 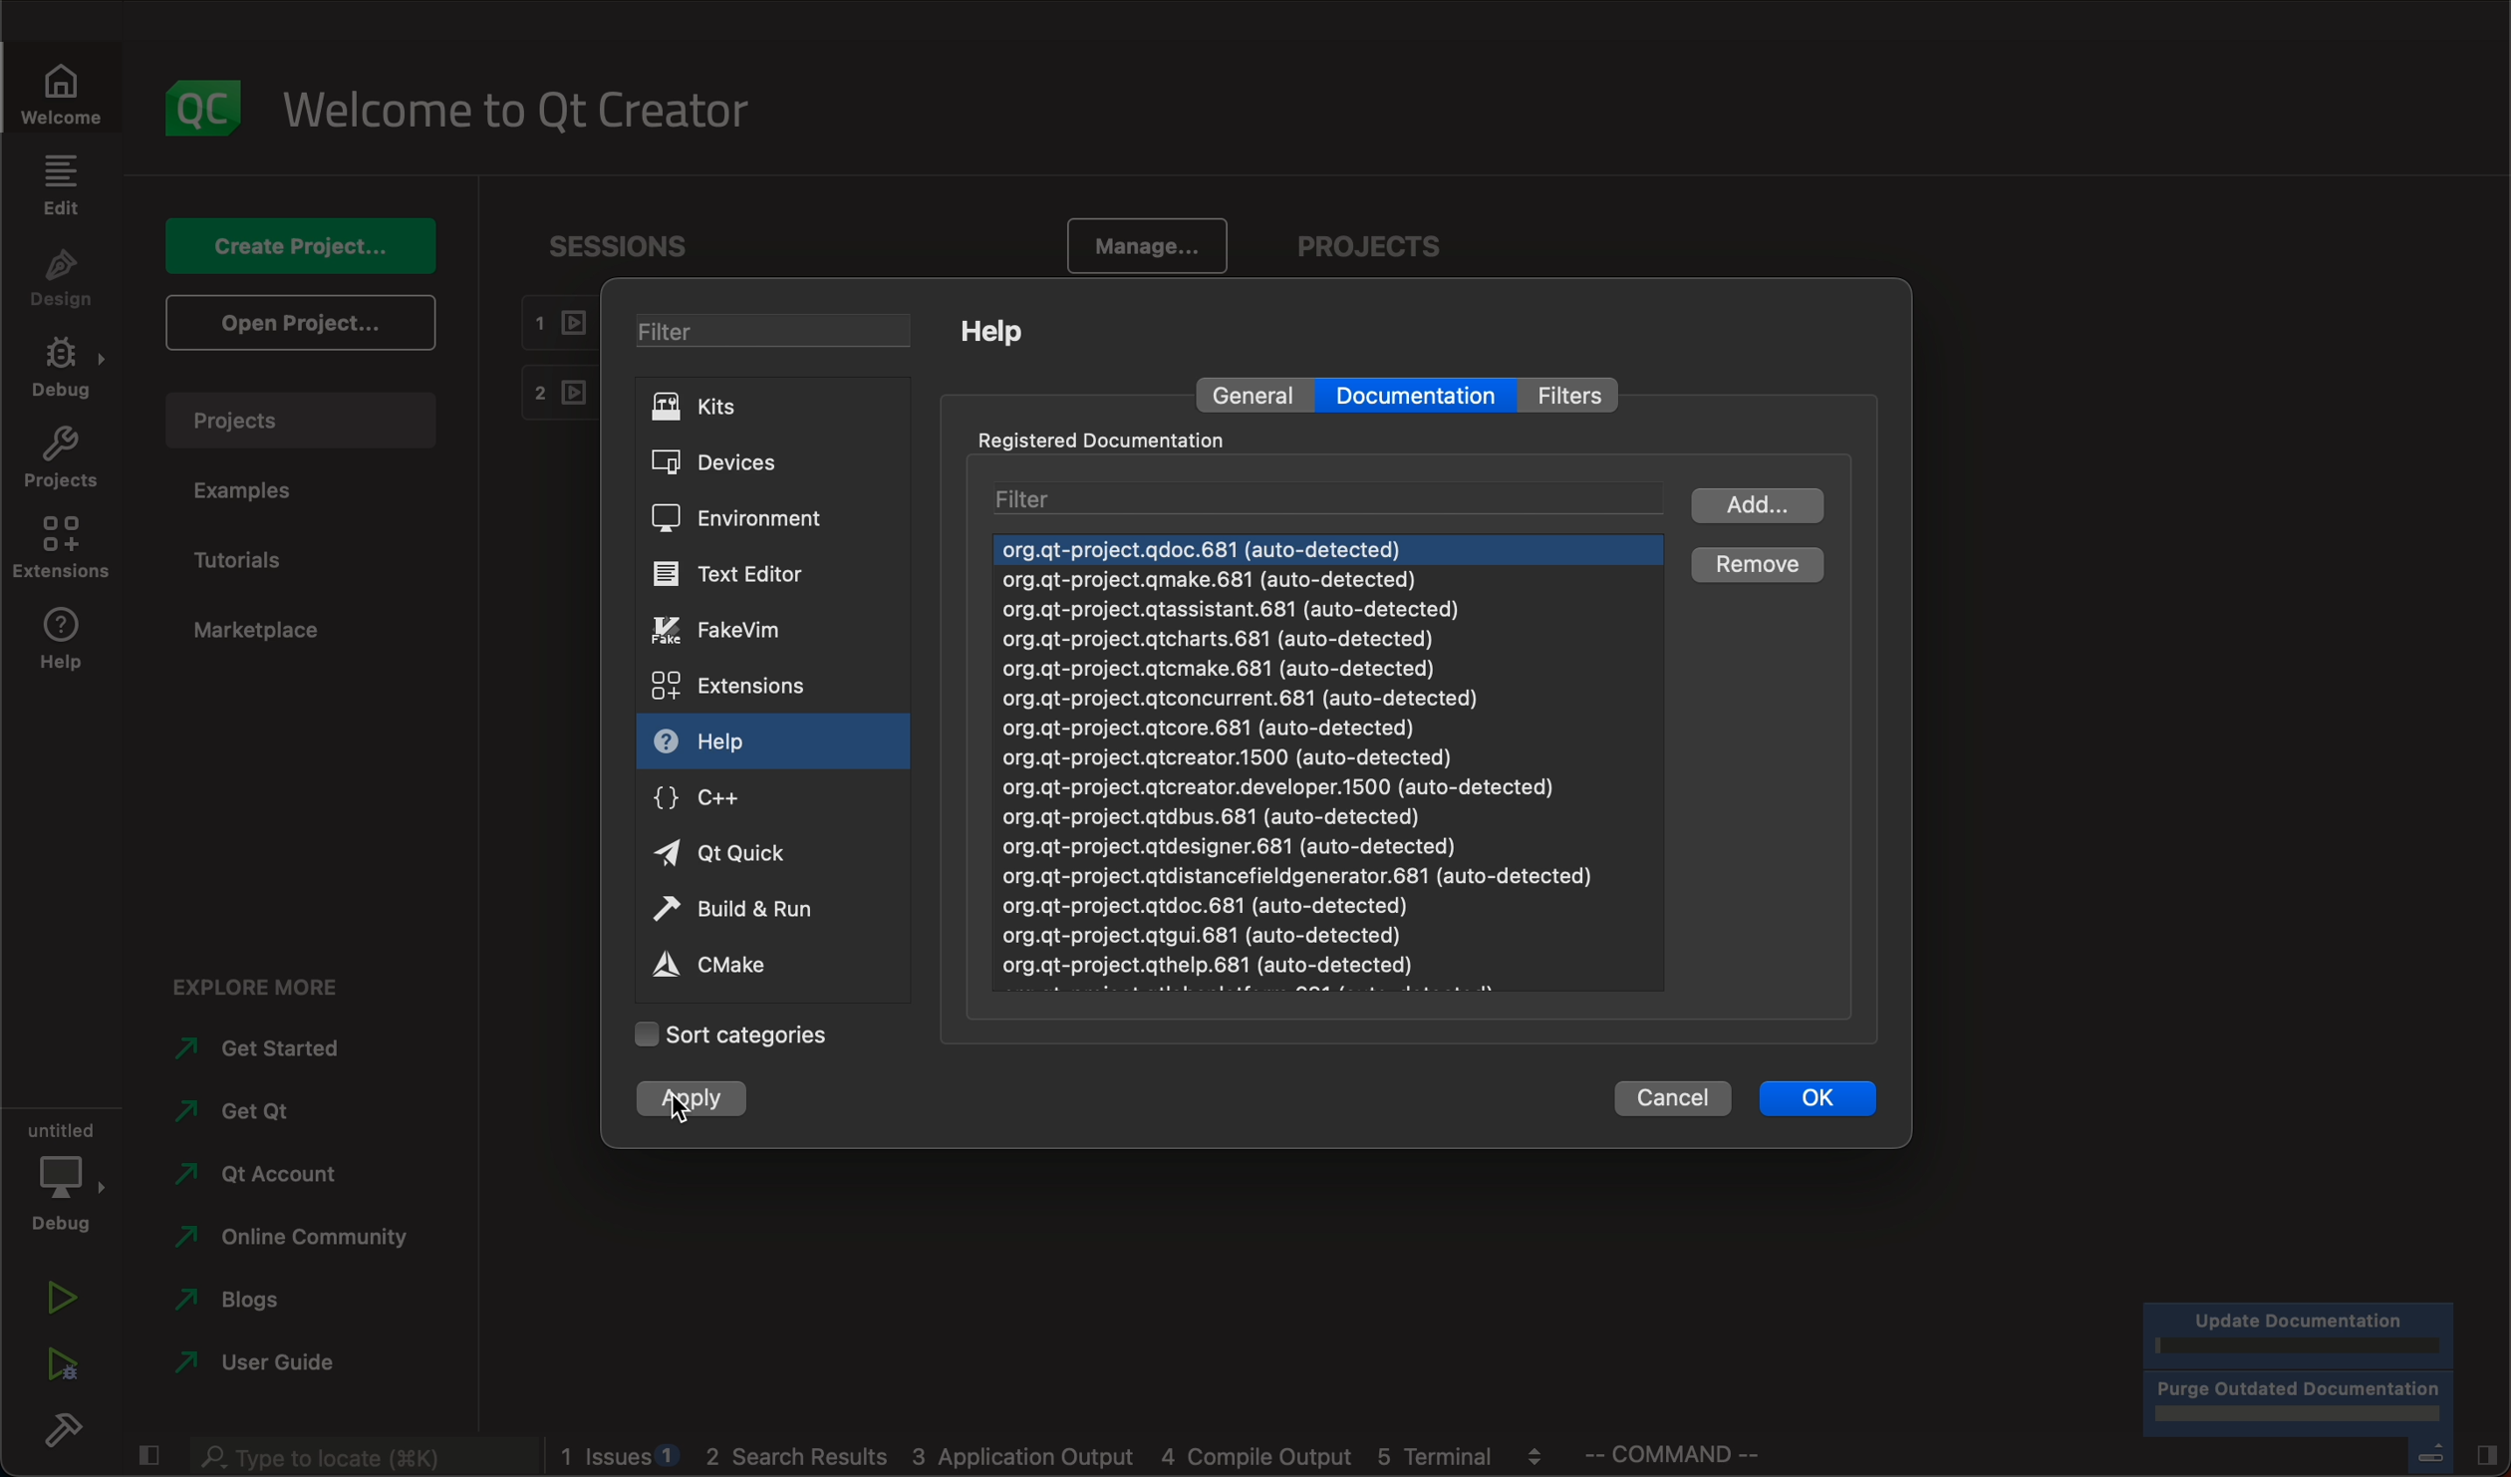 I want to click on projects, so click(x=300, y=426).